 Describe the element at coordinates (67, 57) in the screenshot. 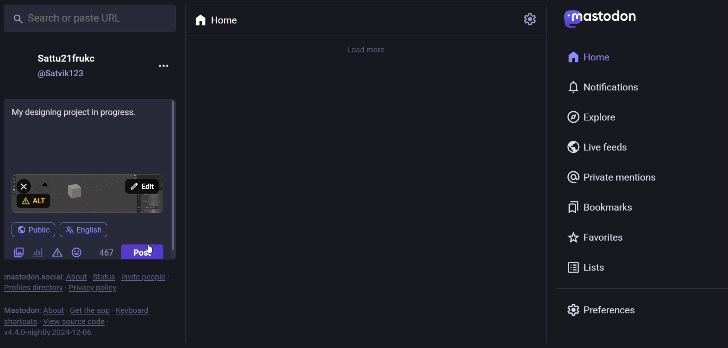

I see `name` at that location.